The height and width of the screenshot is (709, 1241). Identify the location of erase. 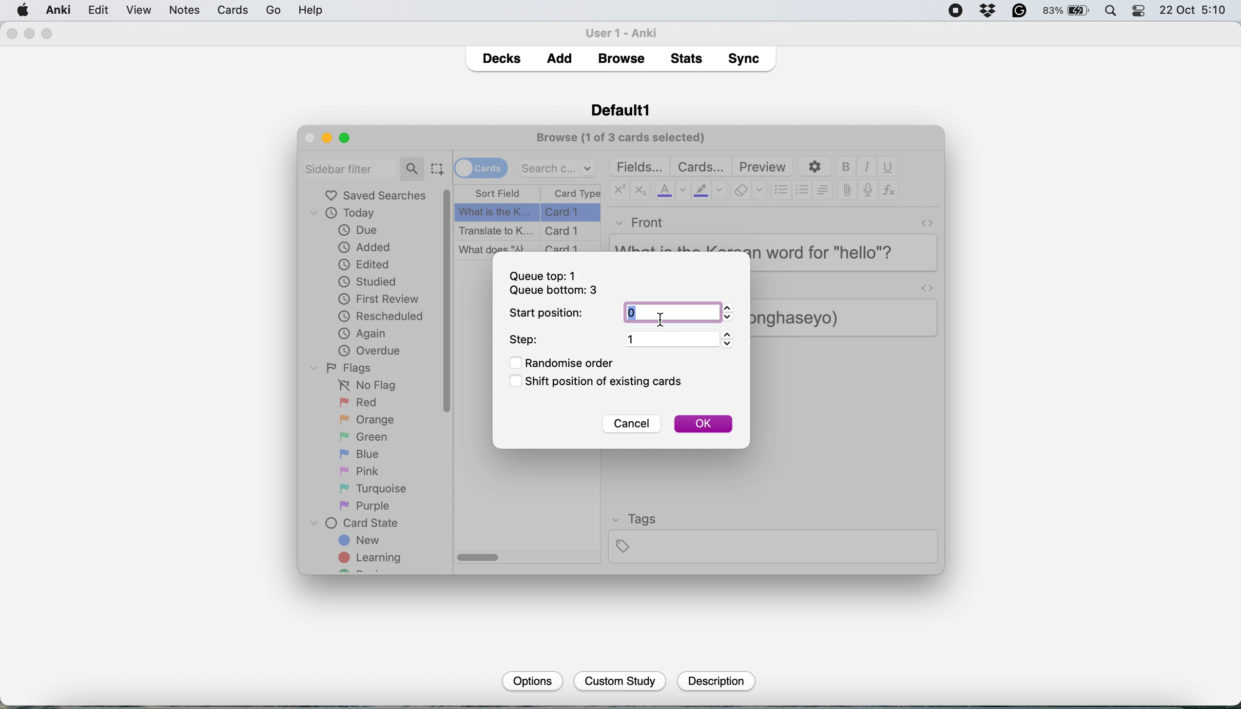
(749, 191).